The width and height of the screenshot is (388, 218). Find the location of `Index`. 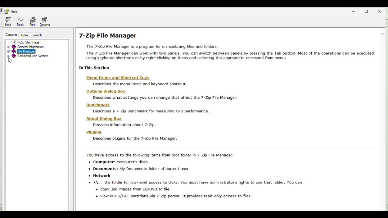

Index is located at coordinates (24, 35).